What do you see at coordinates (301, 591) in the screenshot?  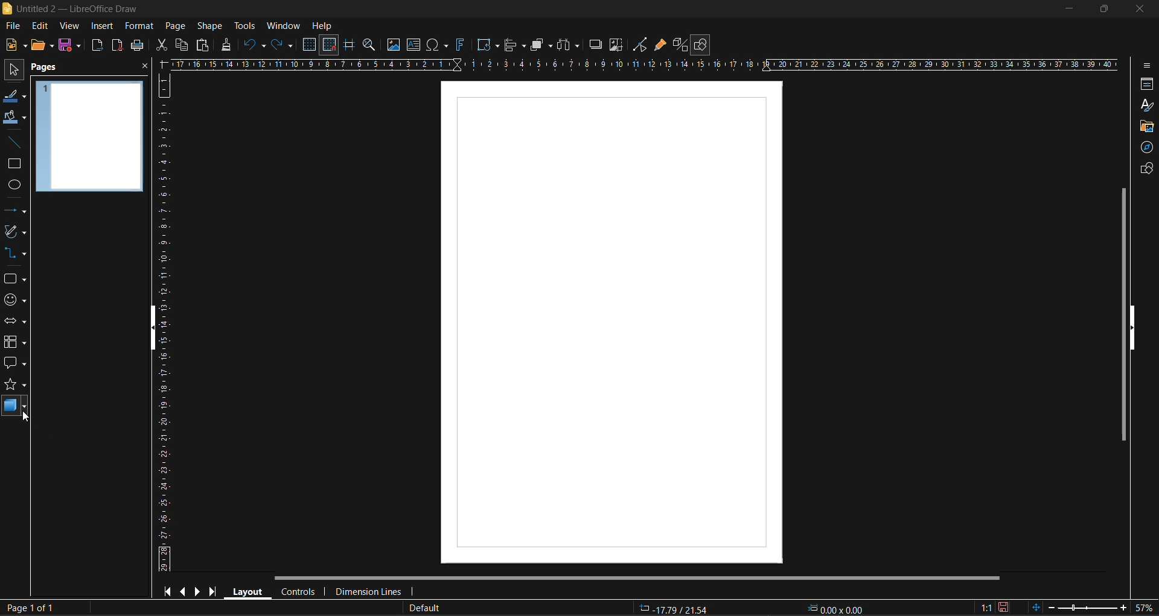 I see `controls` at bounding box center [301, 591].